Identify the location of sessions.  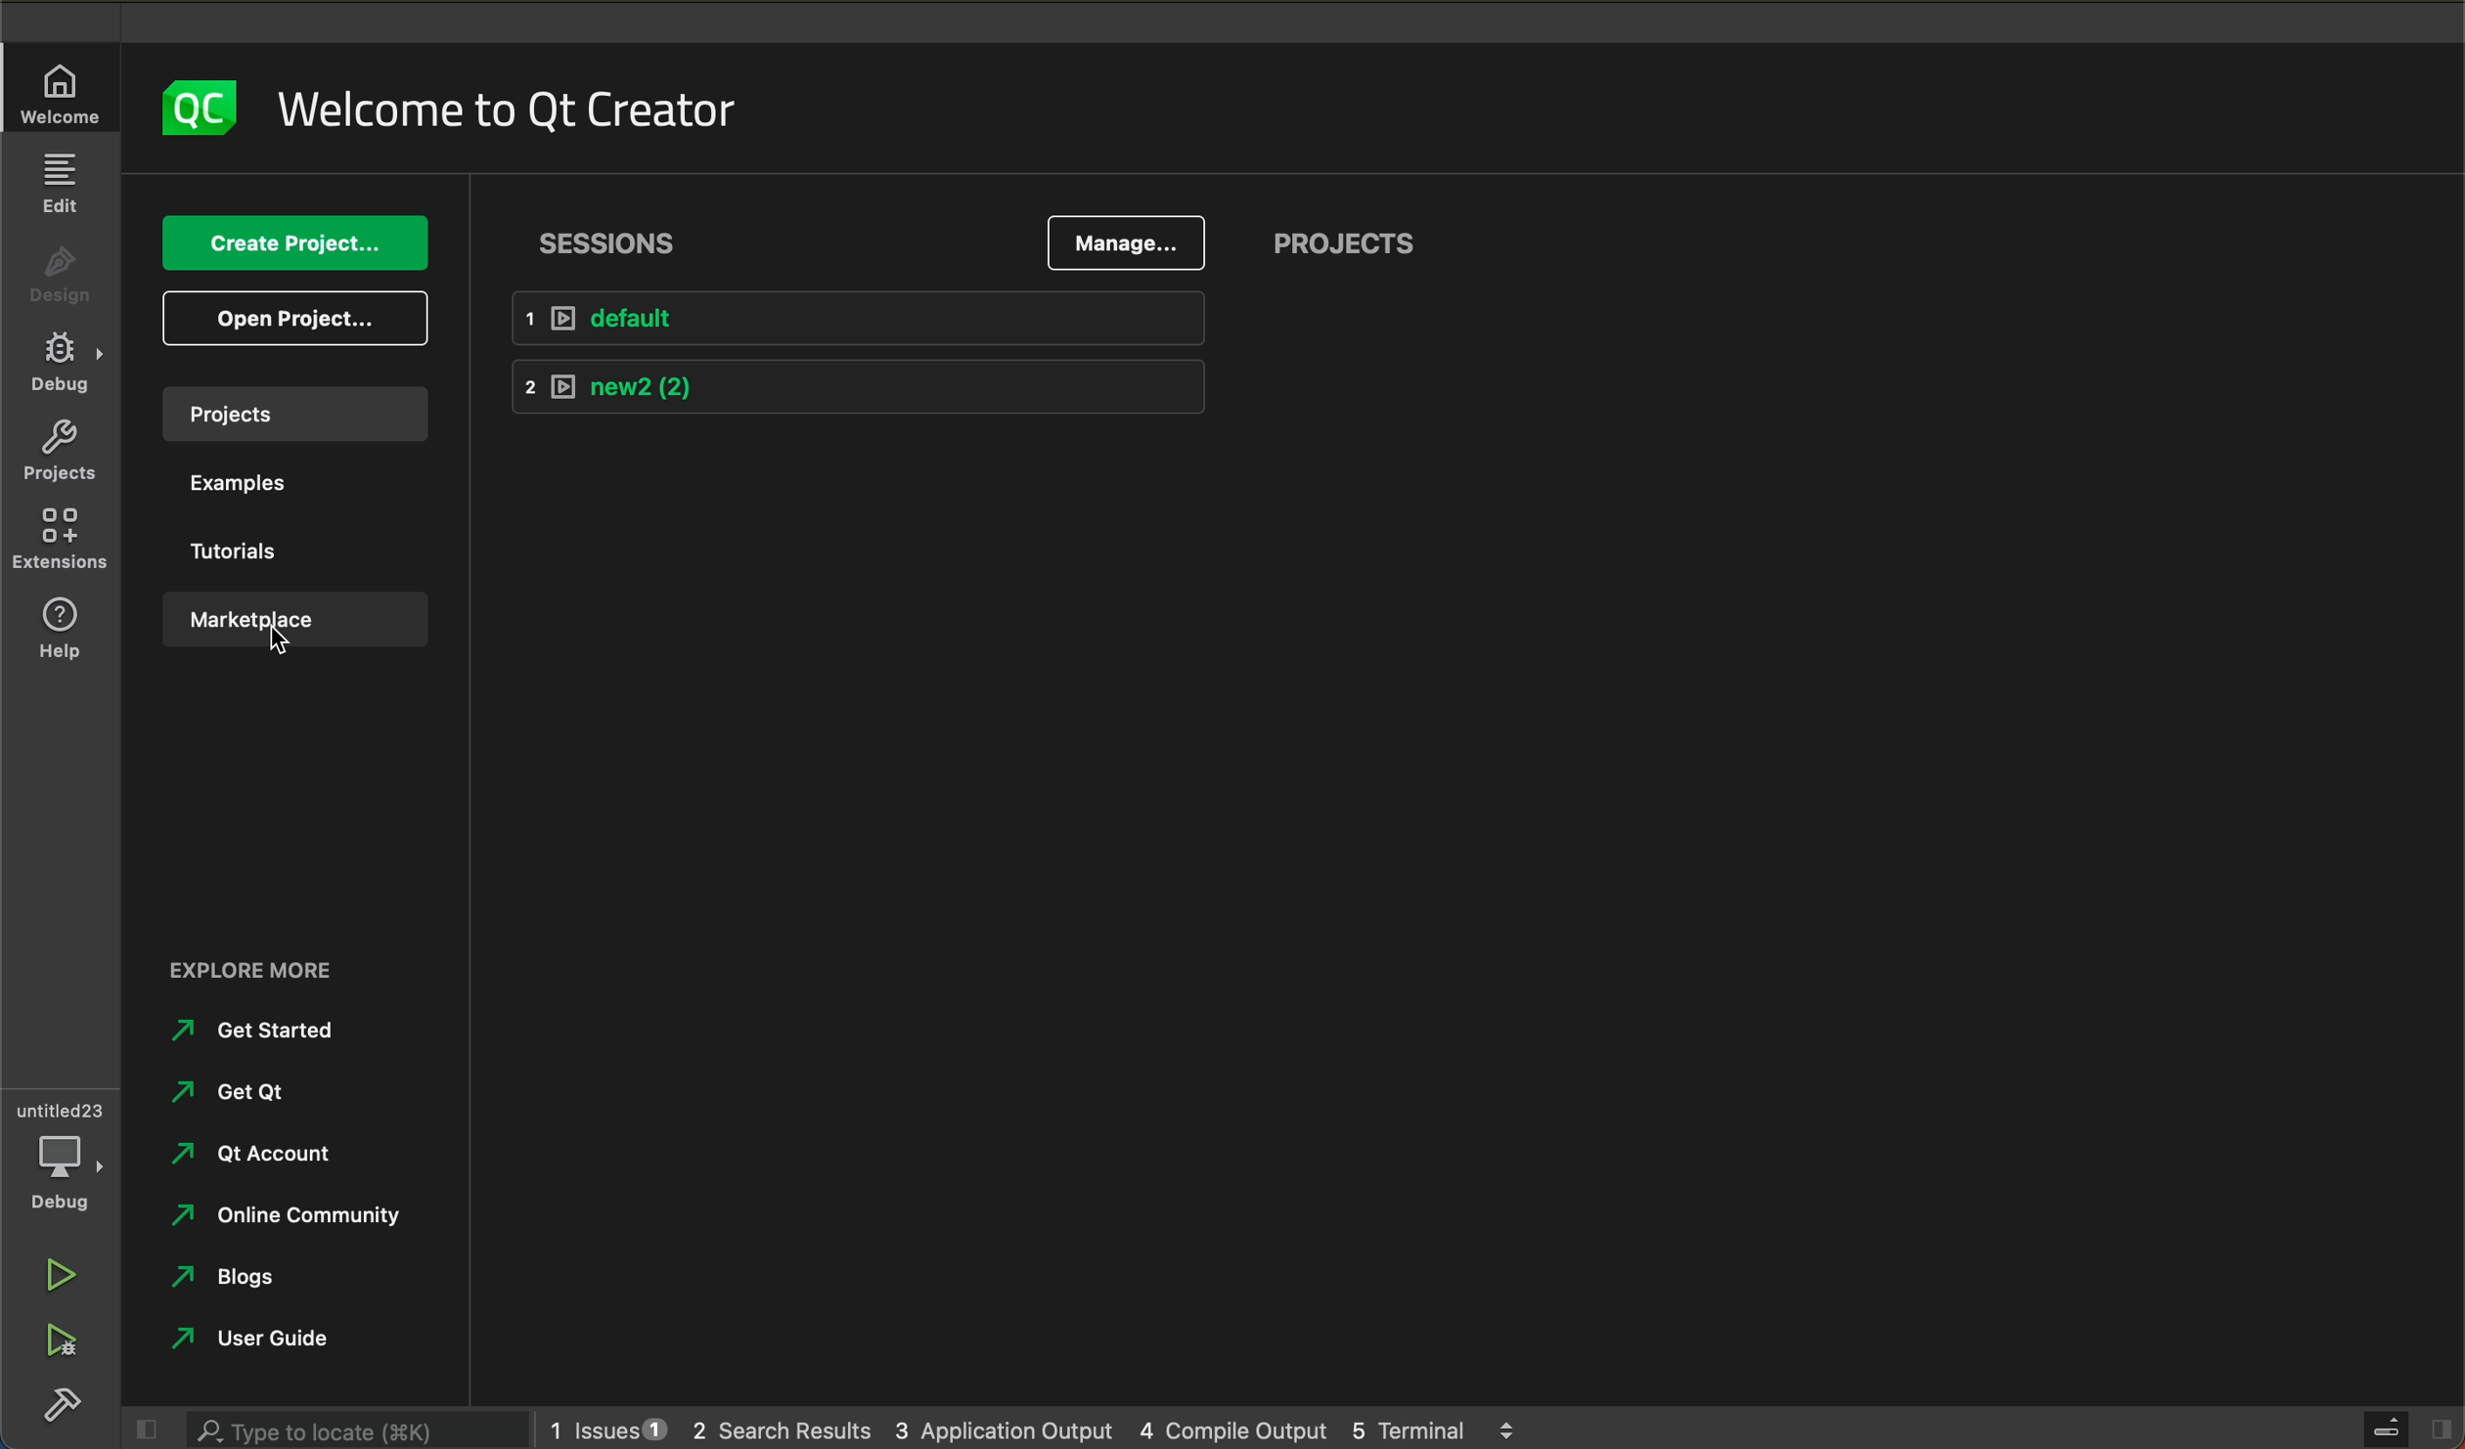
(620, 241).